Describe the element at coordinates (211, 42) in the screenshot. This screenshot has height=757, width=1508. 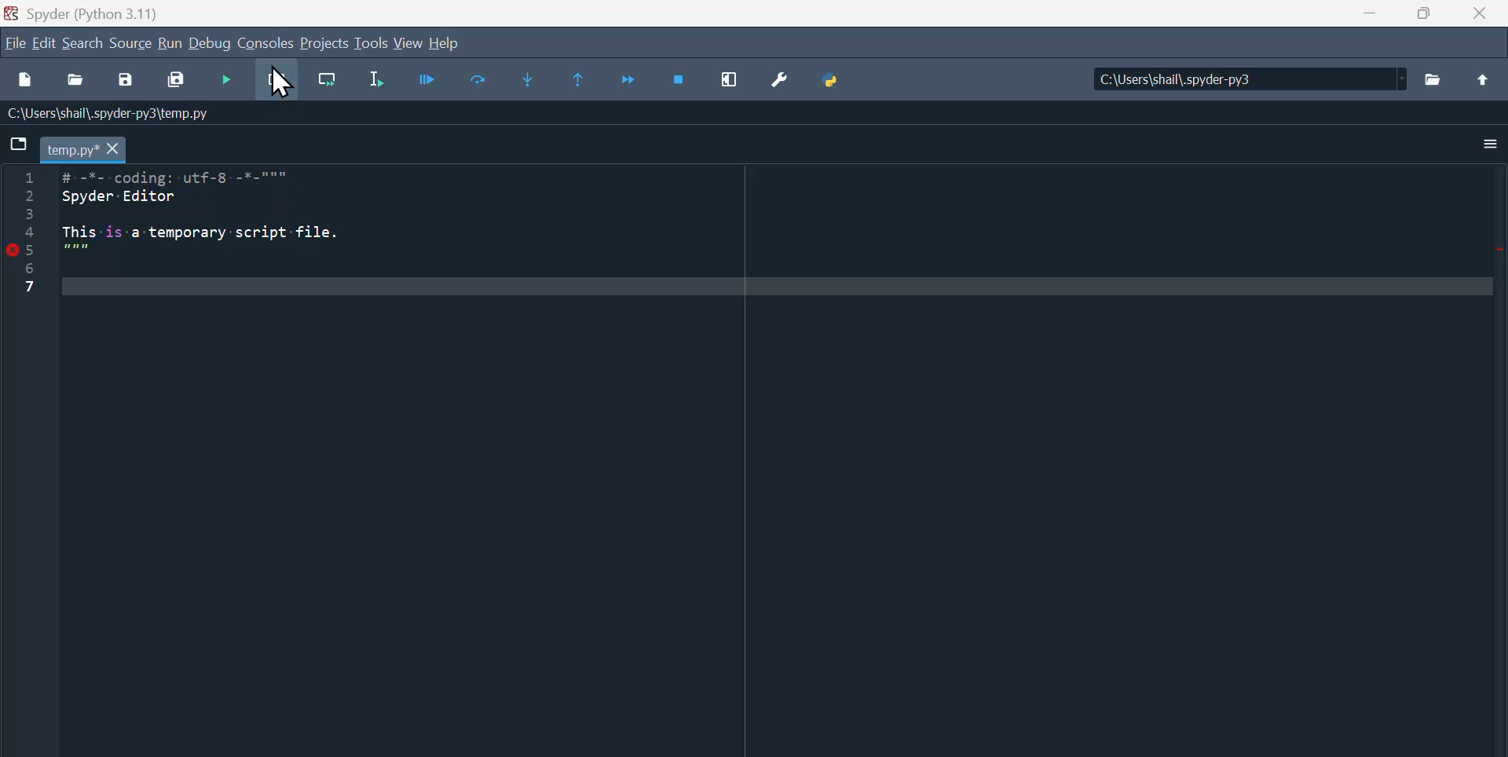
I see `Debug` at that location.